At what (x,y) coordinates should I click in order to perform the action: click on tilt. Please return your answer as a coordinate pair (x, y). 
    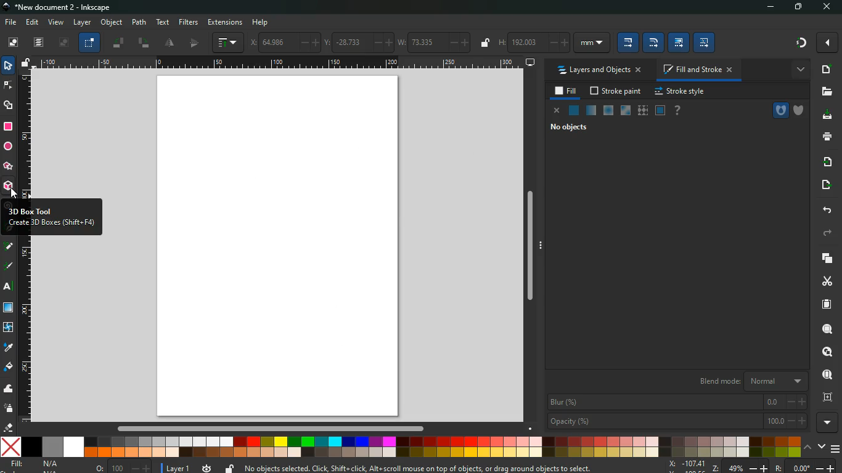
    Looking at the image, I should click on (144, 42).